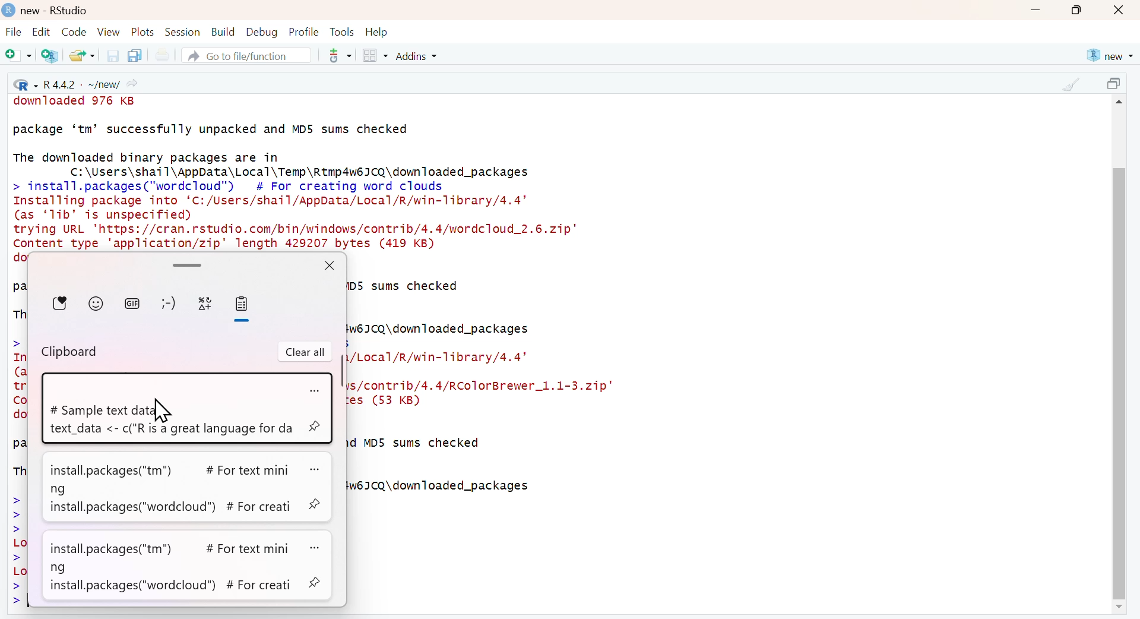 The width and height of the screenshot is (1140, 619). Describe the element at coordinates (295, 215) in the screenshot. I see `> install.packages("wordcloud”) # For creating word clouds

Installing package into ‘C:/Users/shail/AppData/Local/R/win-Tibrary/4.4’

(as ‘1ib’ is unspecified)

trying URL 'https://cran.rstudio.com/bin/windows/contrib/4.4/wordcloud_2.6.zip"
Content type 'application/zip' length 429207 bytes (419 KB)

downloaded 419 KB` at that location.